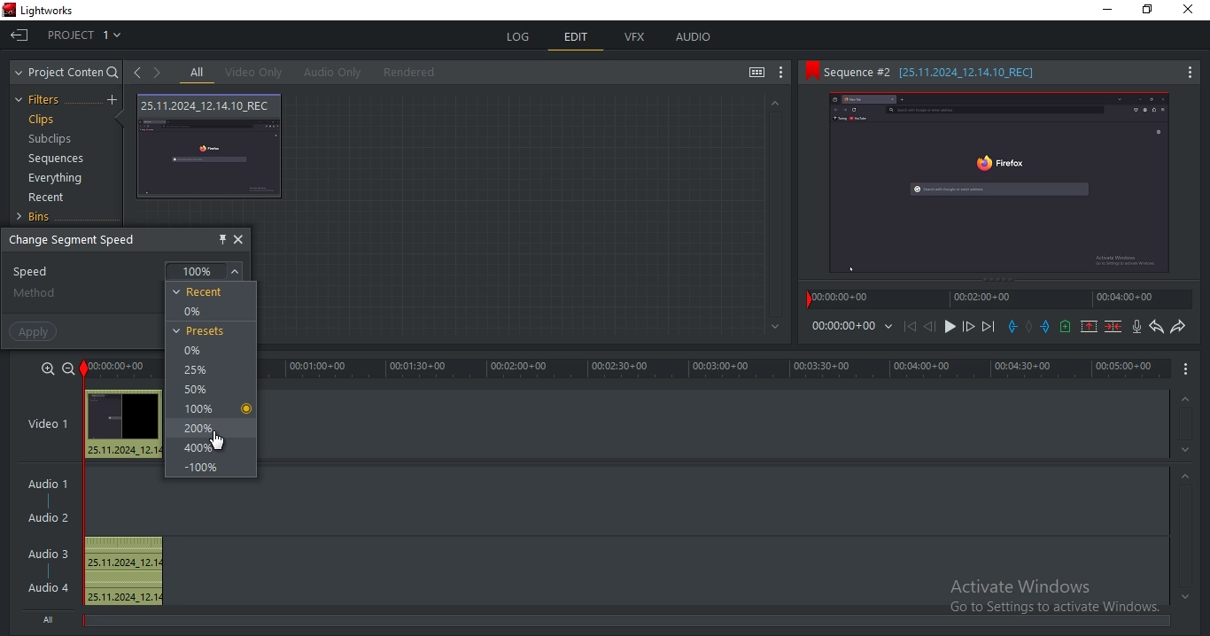  Describe the element at coordinates (206, 469) in the screenshot. I see `-100%` at that location.